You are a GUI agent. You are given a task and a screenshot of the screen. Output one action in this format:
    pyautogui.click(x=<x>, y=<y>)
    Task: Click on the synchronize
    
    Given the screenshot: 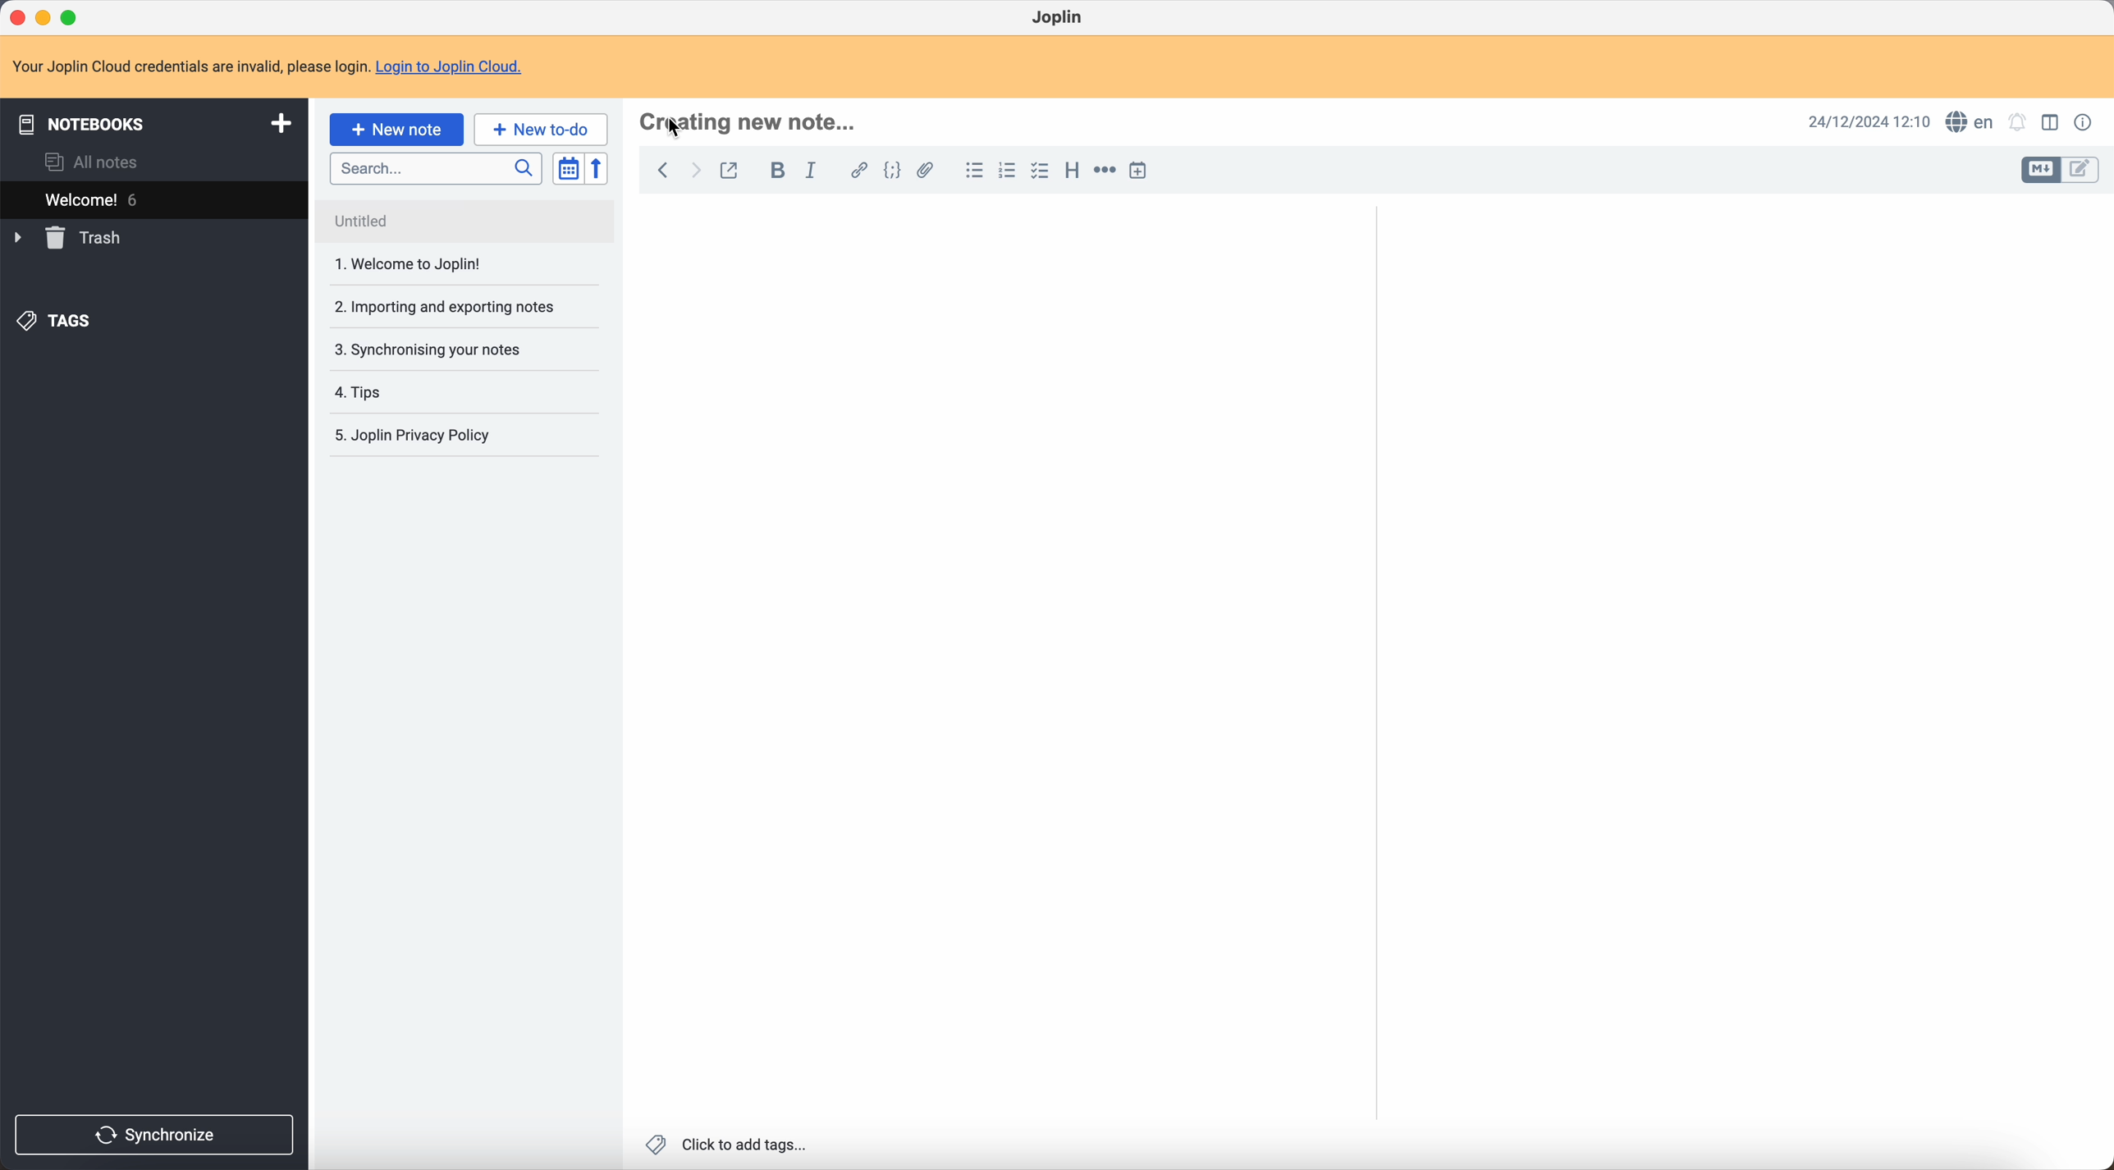 What is the action you would take?
    pyautogui.click(x=156, y=1136)
    